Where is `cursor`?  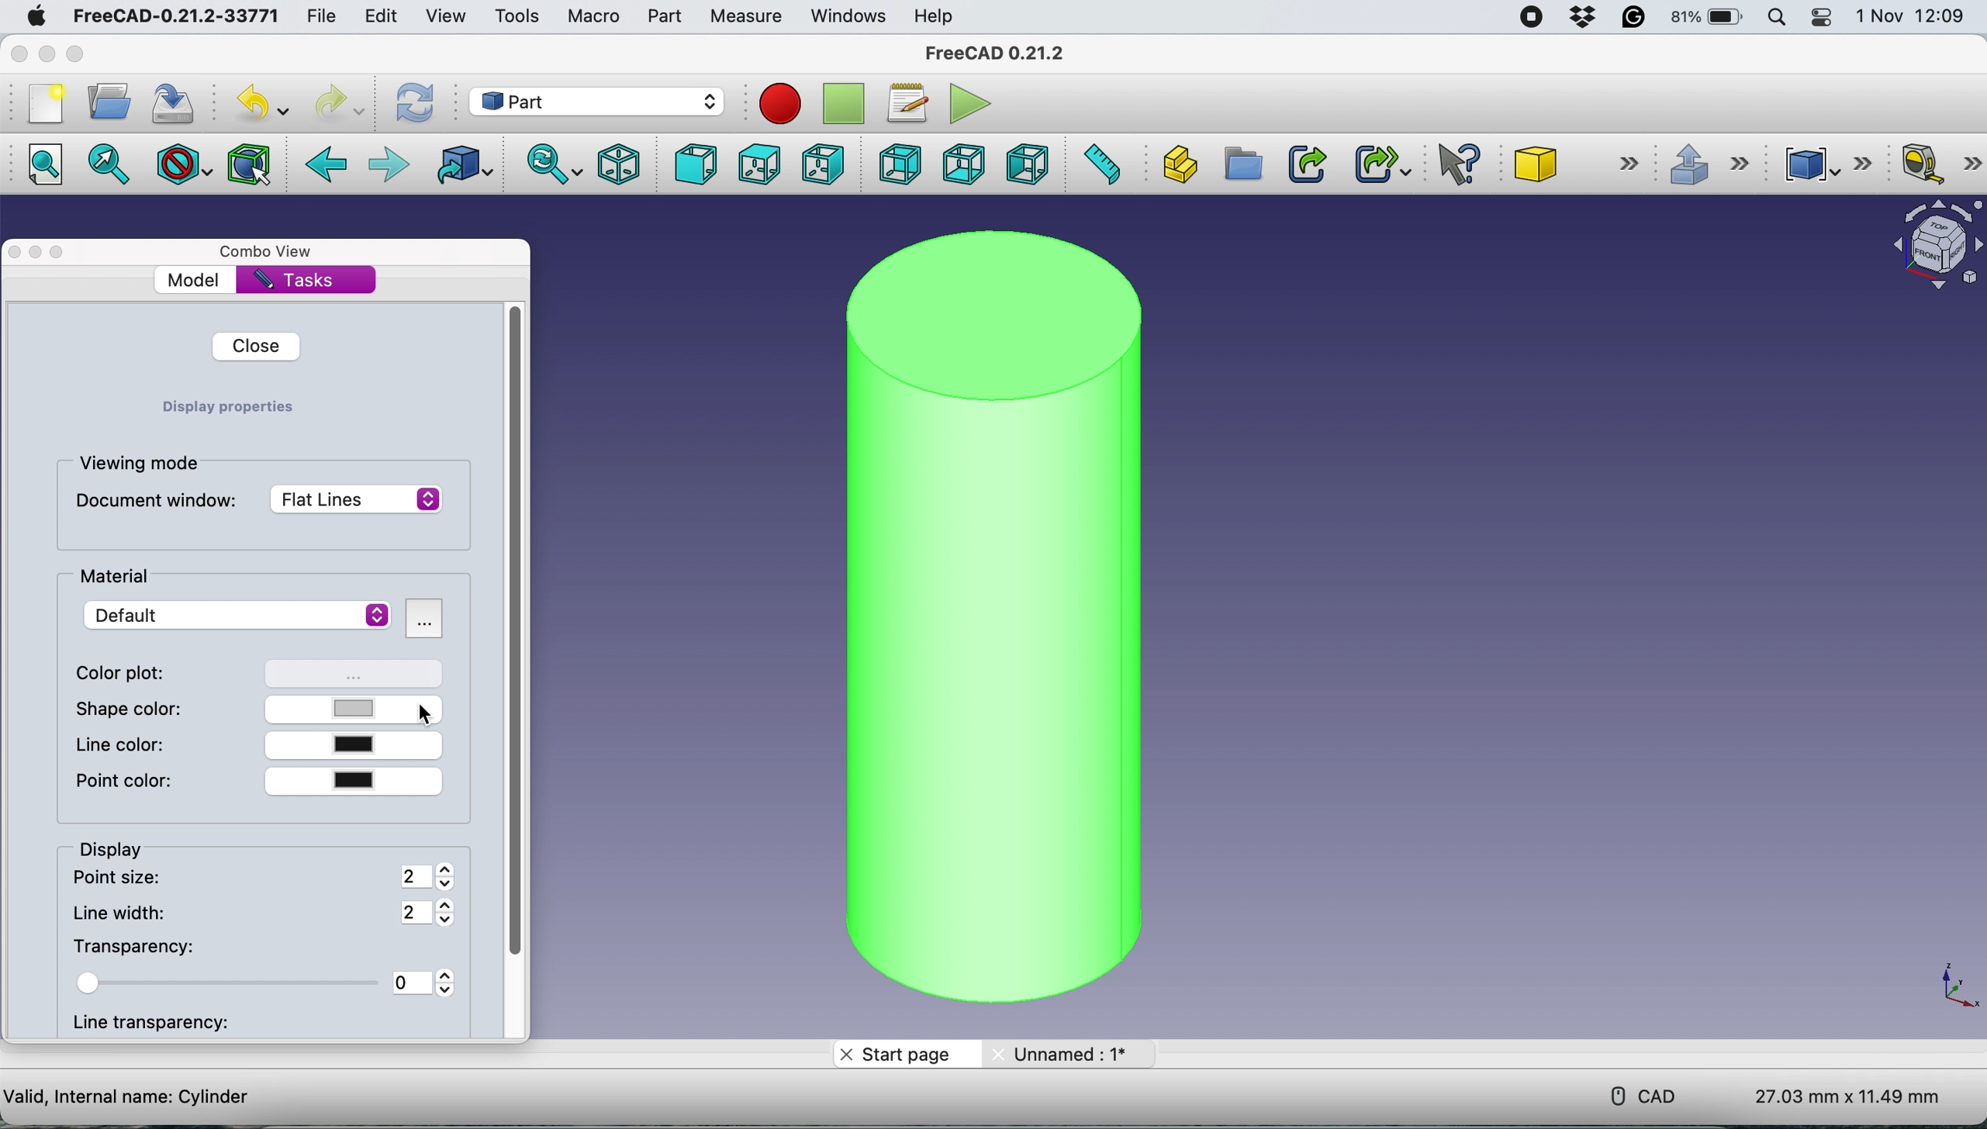
cursor is located at coordinates (427, 715).